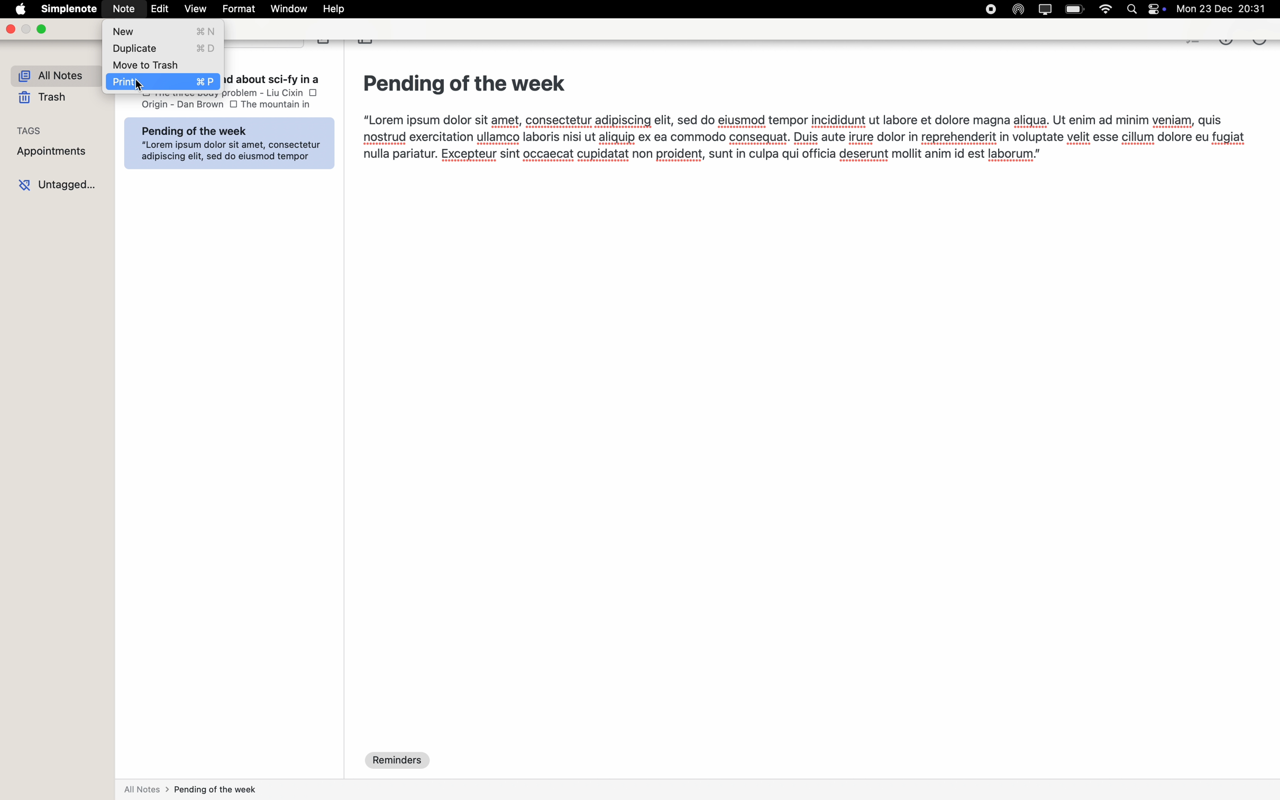  I want to click on all notes > pending of the week, so click(201, 788).